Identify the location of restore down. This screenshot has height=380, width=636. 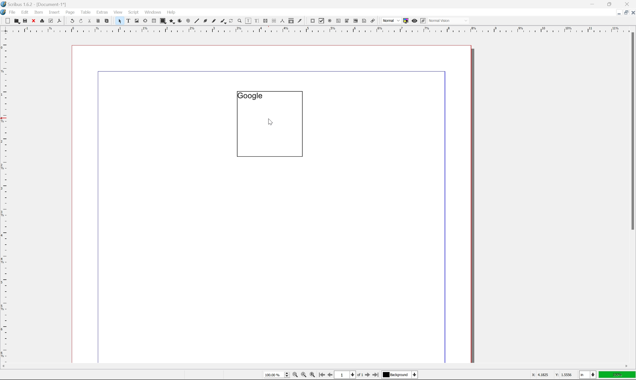
(611, 4).